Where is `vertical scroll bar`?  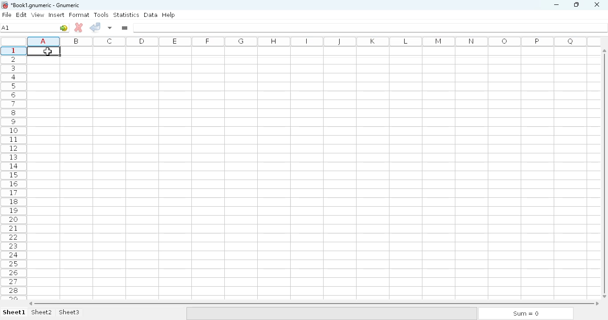
vertical scroll bar is located at coordinates (606, 173).